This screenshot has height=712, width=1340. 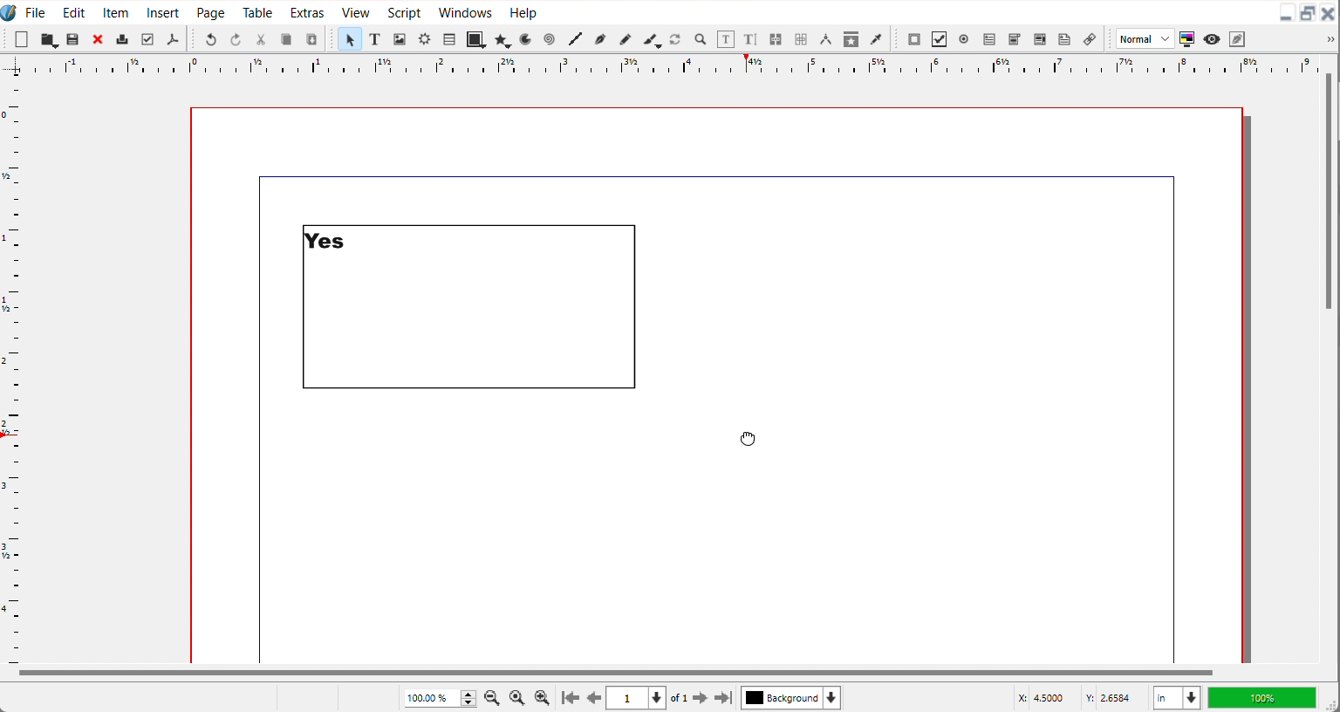 I want to click on Spiral, so click(x=548, y=39).